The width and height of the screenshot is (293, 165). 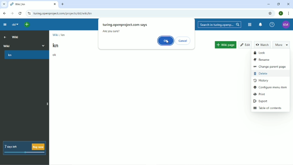 I want to click on Print, so click(x=260, y=94).